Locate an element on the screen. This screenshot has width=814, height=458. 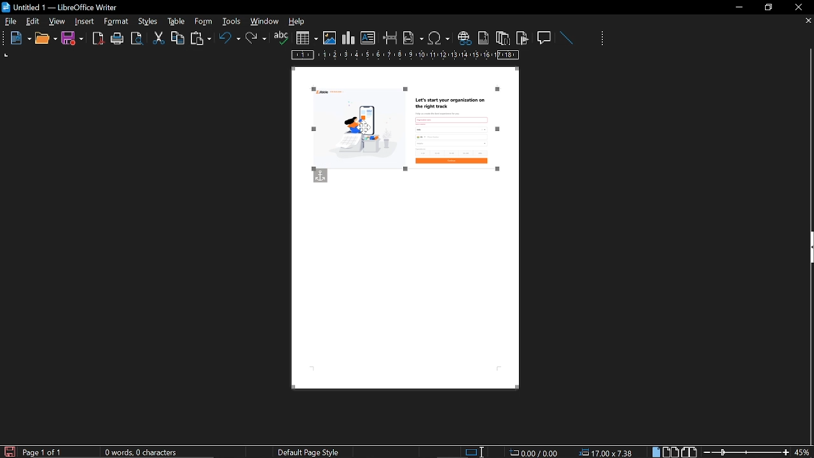
line is located at coordinates (566, 38).